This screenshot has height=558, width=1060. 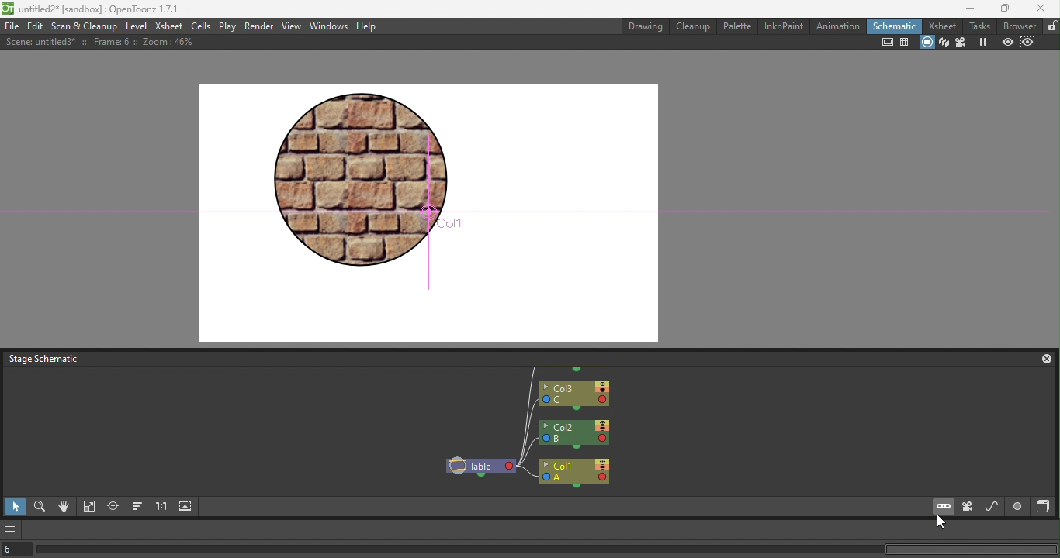 What do you see at coordinates (89, 508) in the screenshot?
I see `Fit to window` at bounding box center [89, 508].